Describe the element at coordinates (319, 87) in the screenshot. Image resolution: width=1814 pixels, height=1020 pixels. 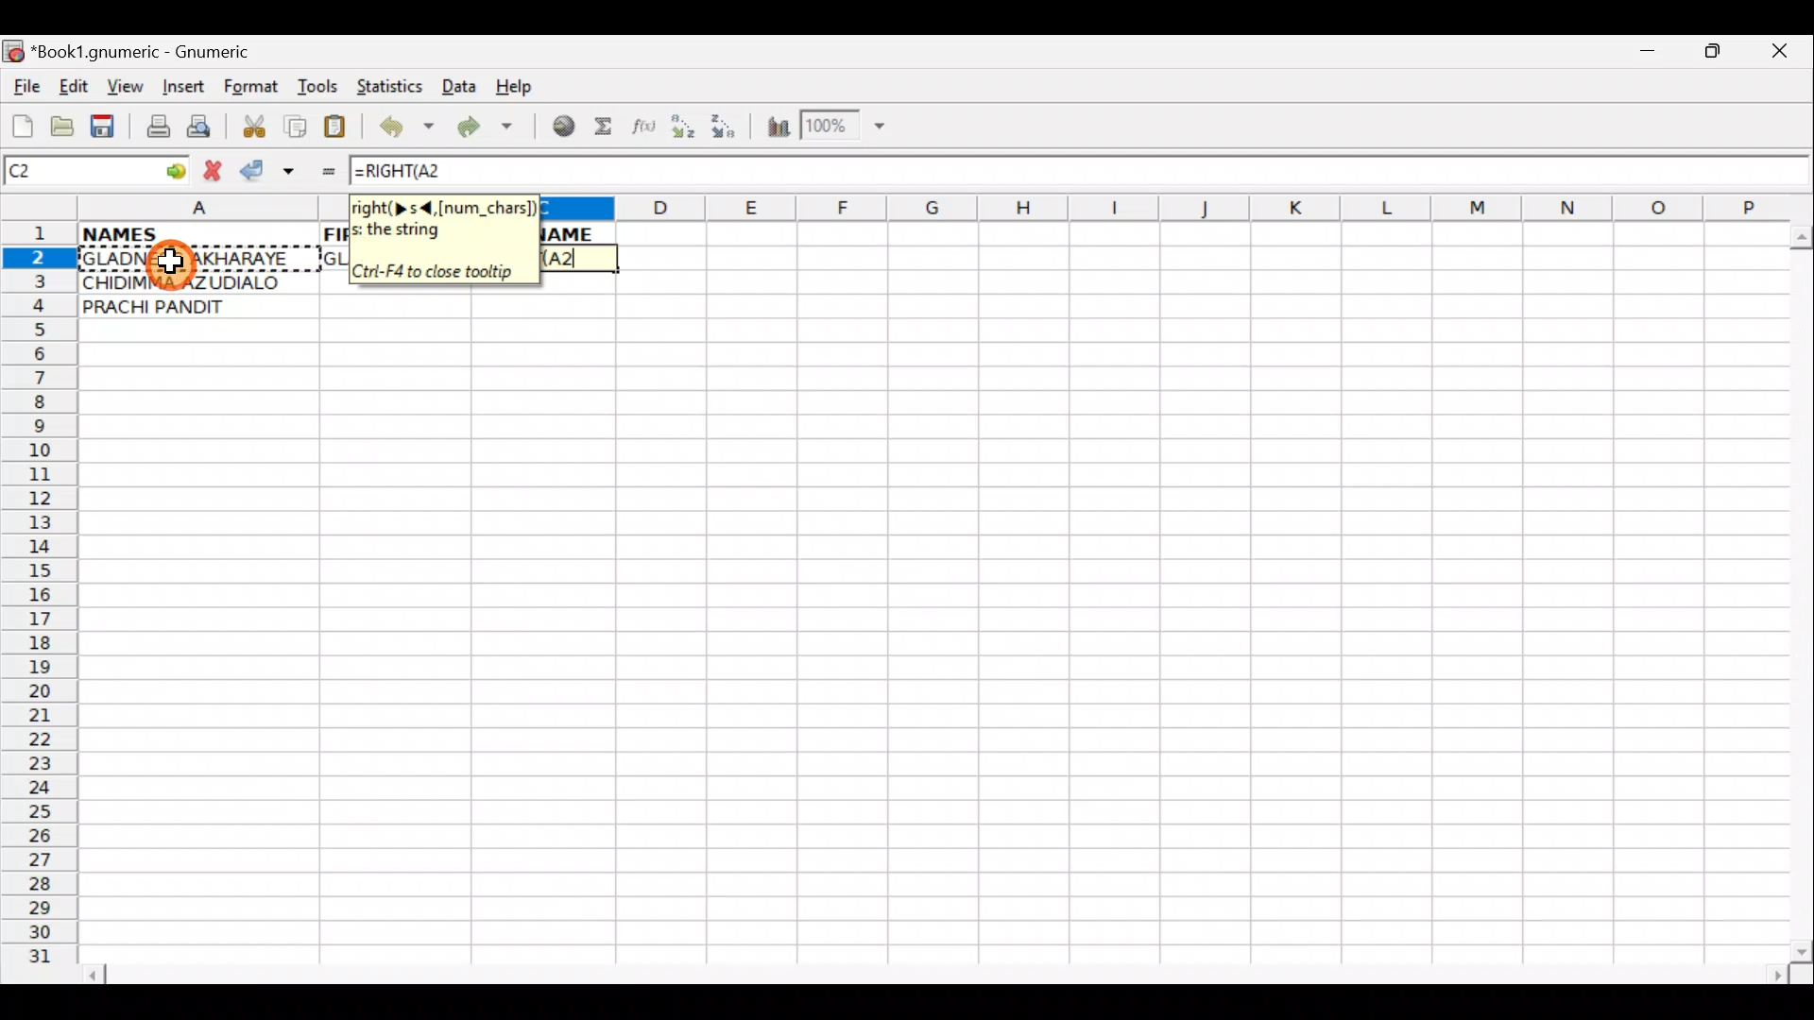
I see `Tools` at that location.